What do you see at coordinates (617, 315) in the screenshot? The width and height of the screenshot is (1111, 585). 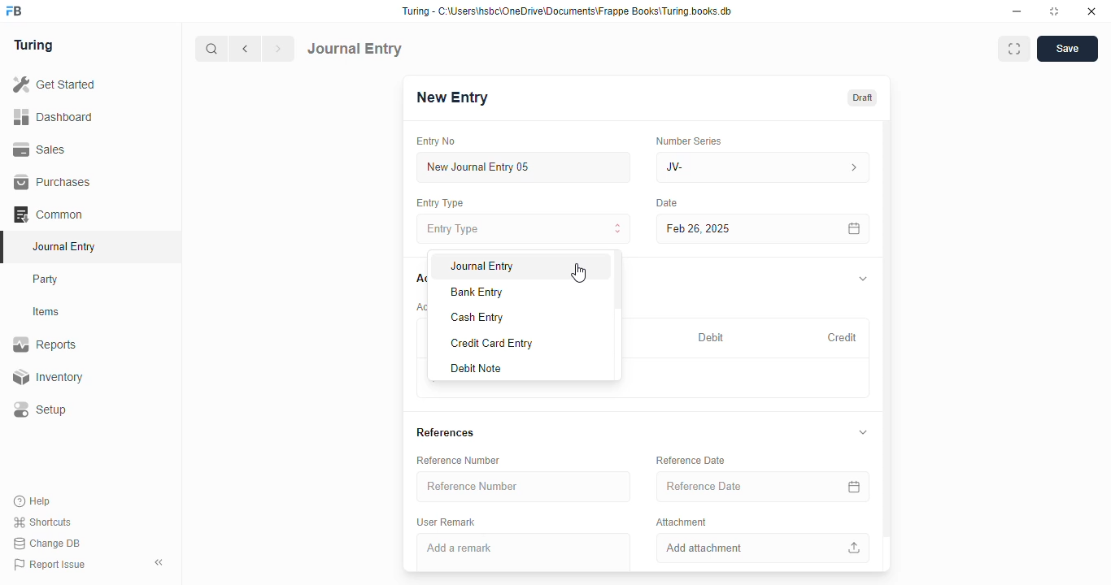 I see `scroll bar` at bounding box center [617, 315].